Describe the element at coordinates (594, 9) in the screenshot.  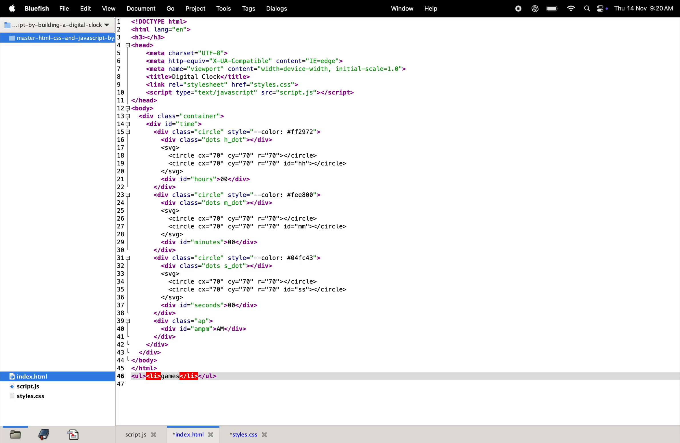
I see `Apple widgets` at that location.